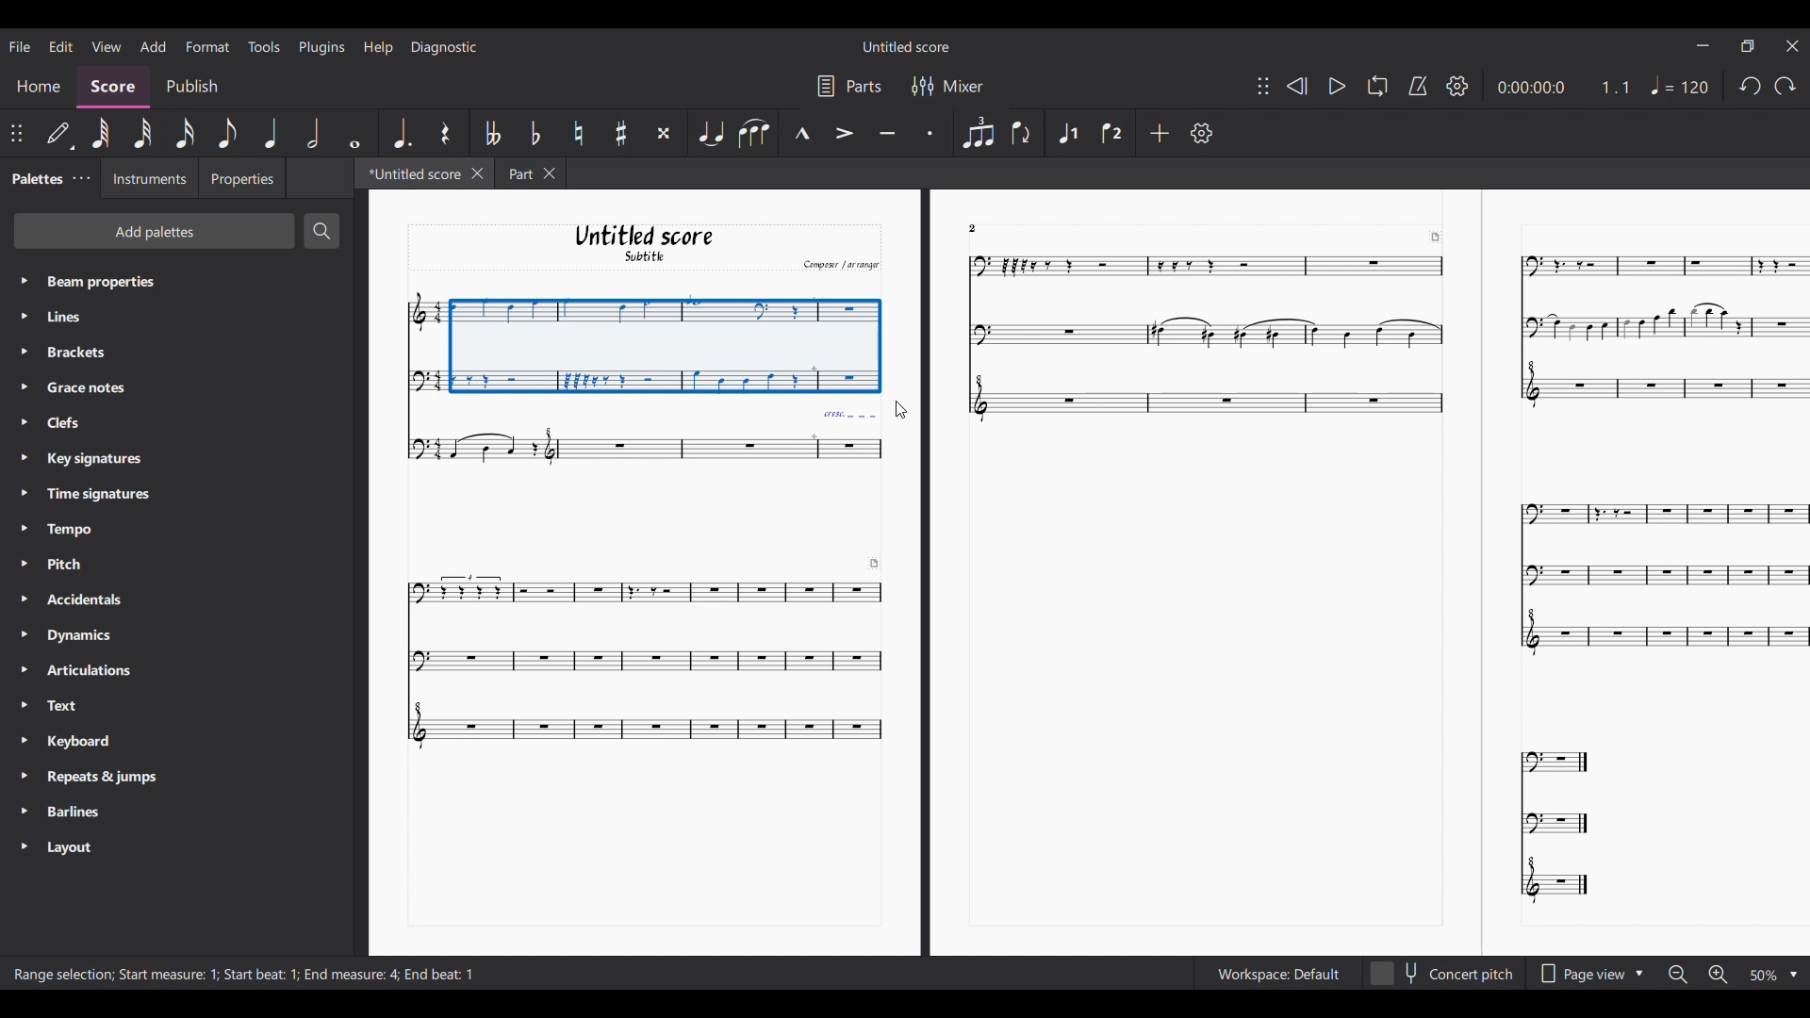 The image size is (1810, 1018). I want to click on , so click(1664, 517).